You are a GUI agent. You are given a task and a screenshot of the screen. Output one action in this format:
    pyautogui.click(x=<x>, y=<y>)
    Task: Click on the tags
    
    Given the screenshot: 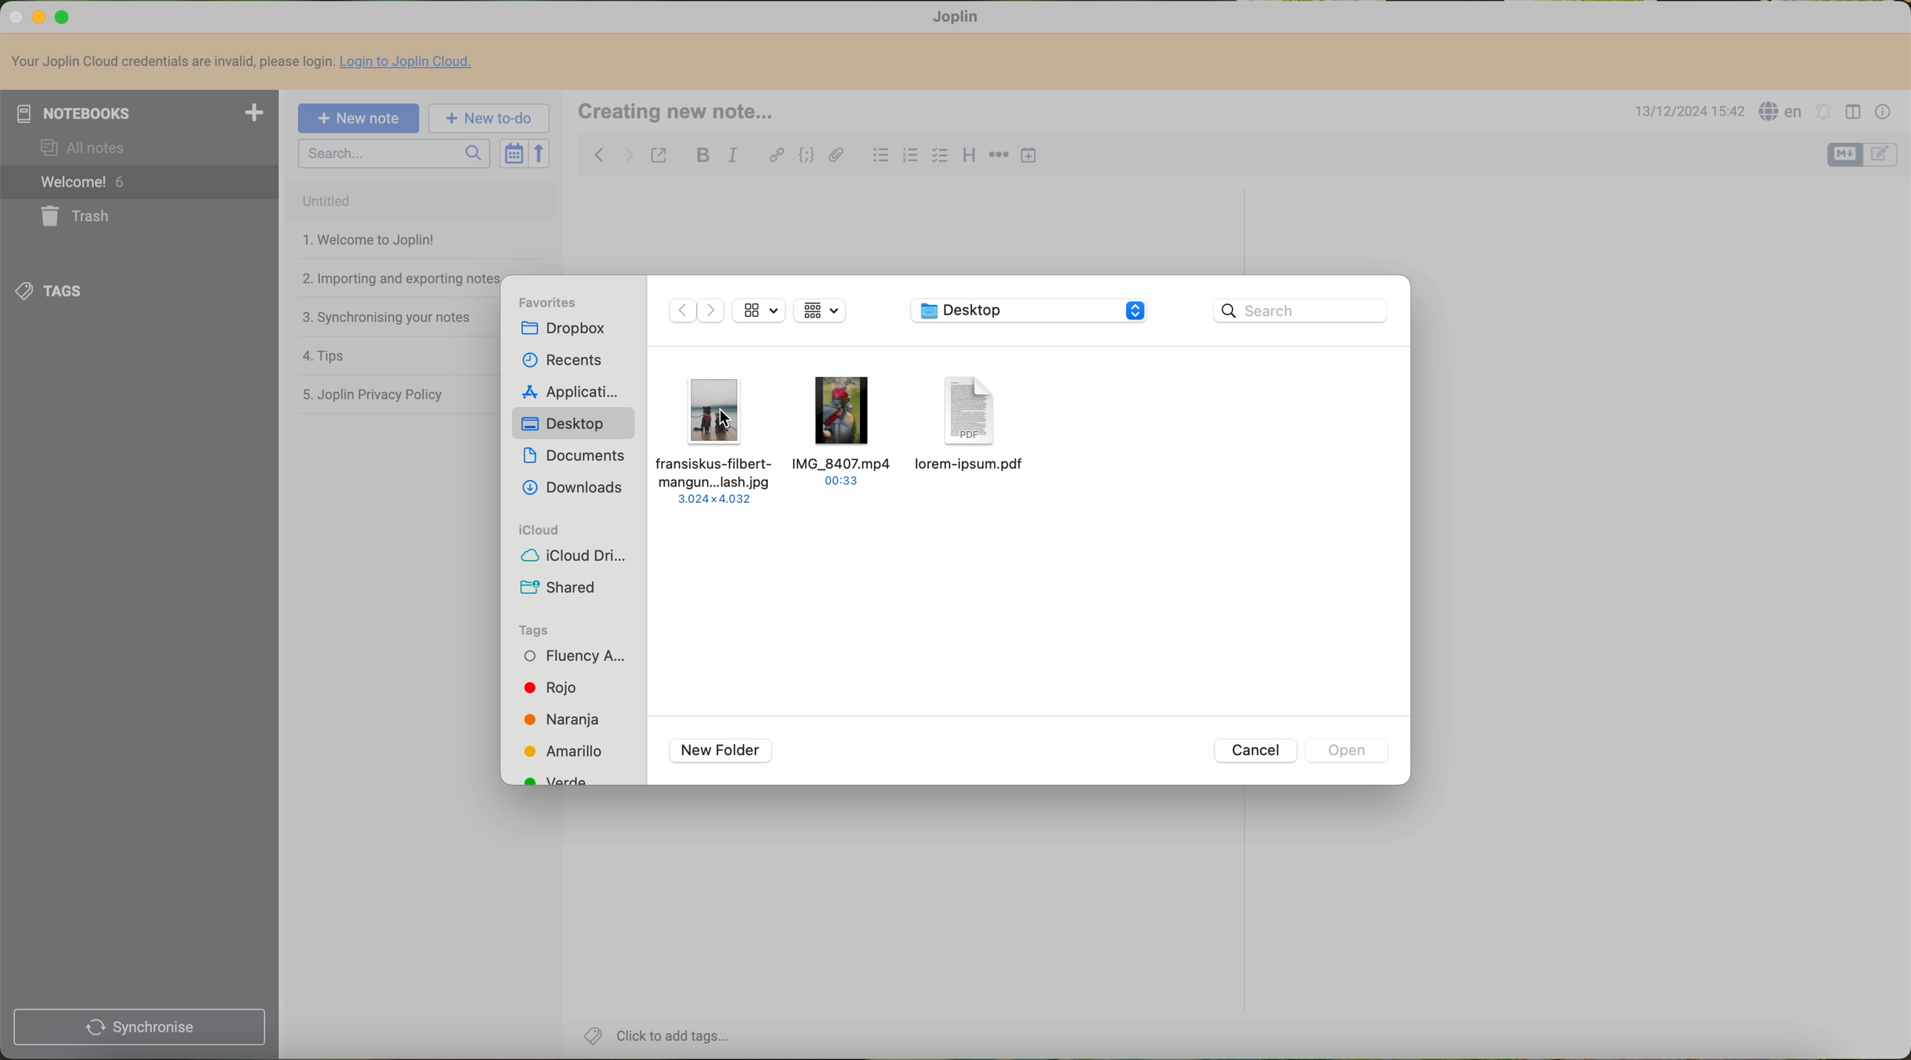 What is the action you would take?
    pyautogui.click(x=50, y=292)
    